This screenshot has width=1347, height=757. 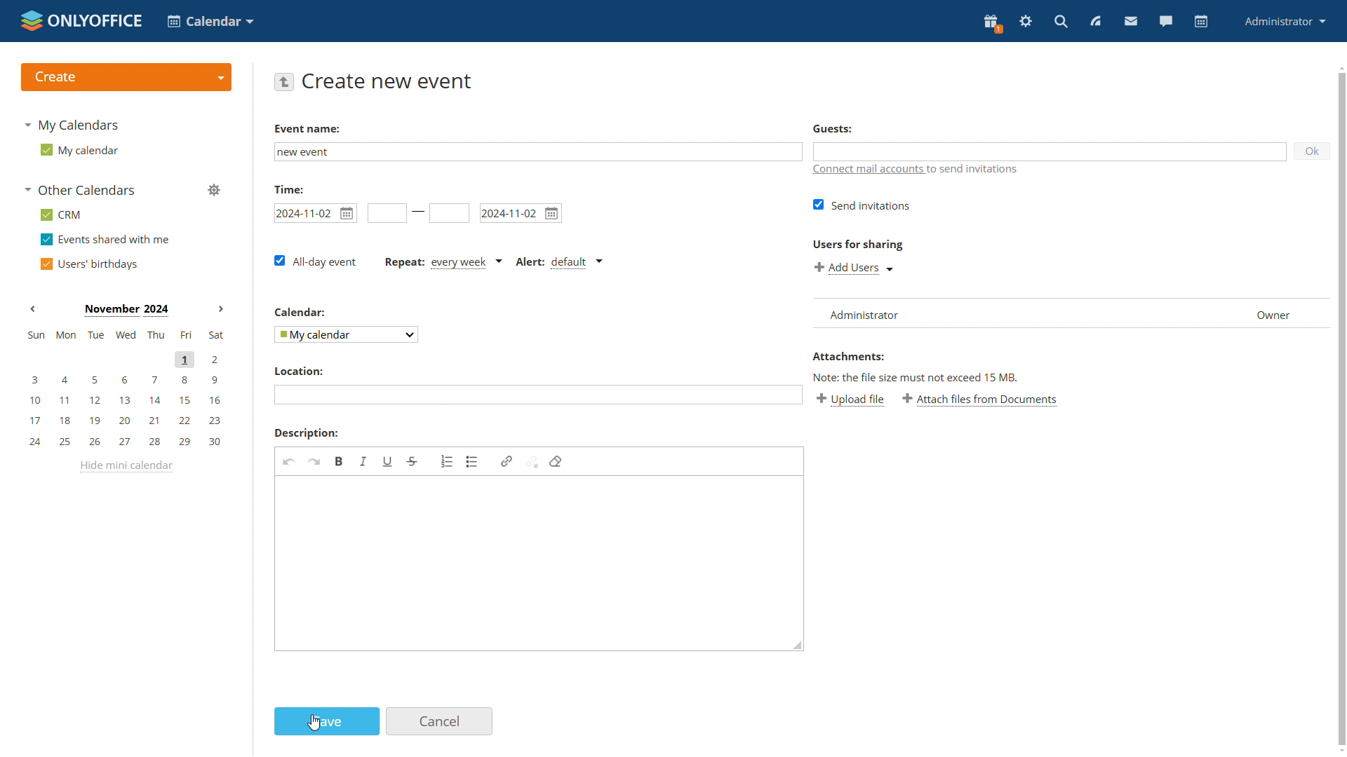 I want to click on mail, so click(x=1132, y=22).